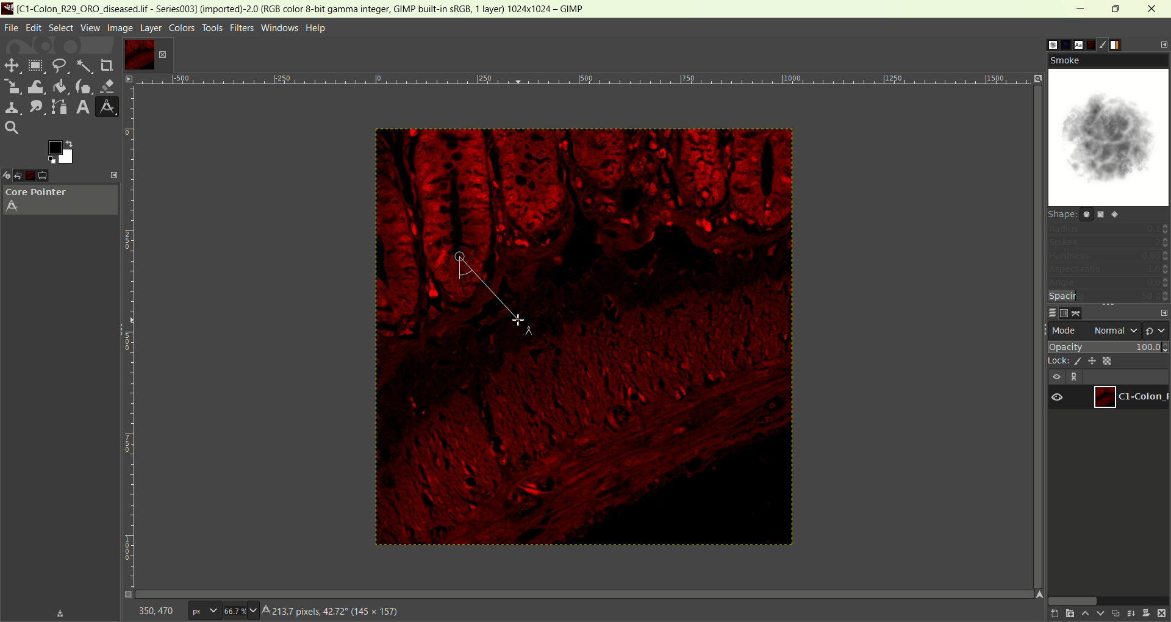  Describe the element at coordinates (1129, 397) in the screenshot. I see `layer1` at that location.